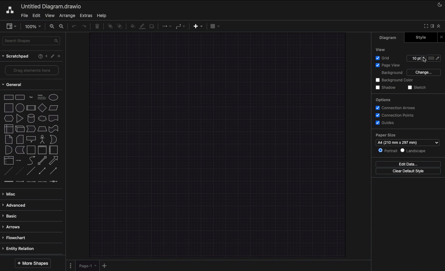 The image size is (445, 271). What do you see at coordinates (87, 15) in the screenshot?
I see `Extras` at bounding box center [87, 15].